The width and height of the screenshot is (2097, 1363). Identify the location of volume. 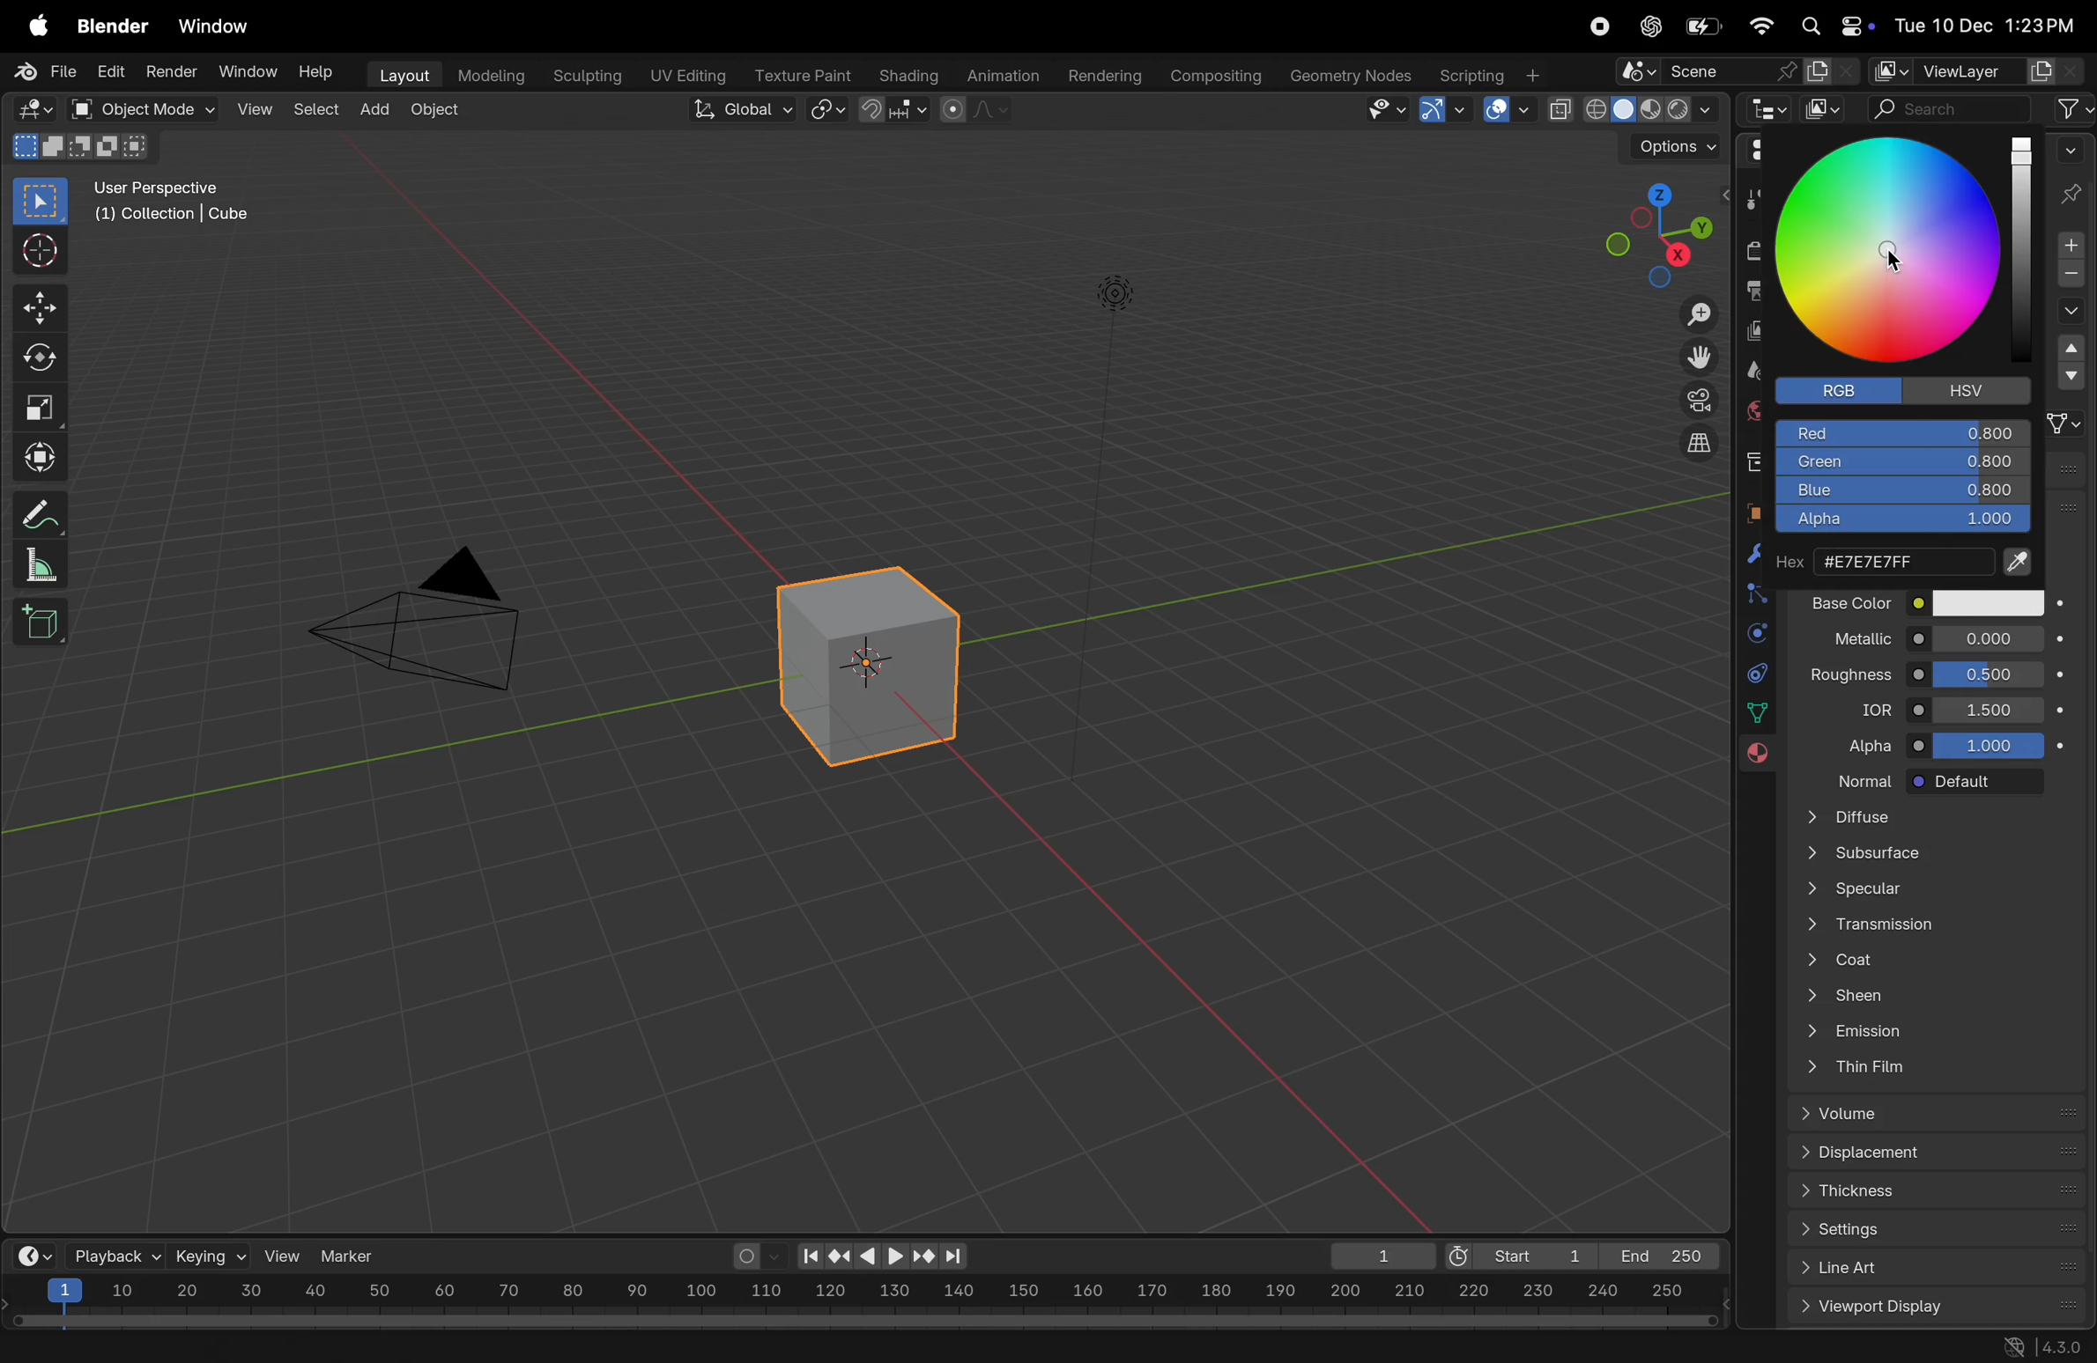
(1945, 1114).